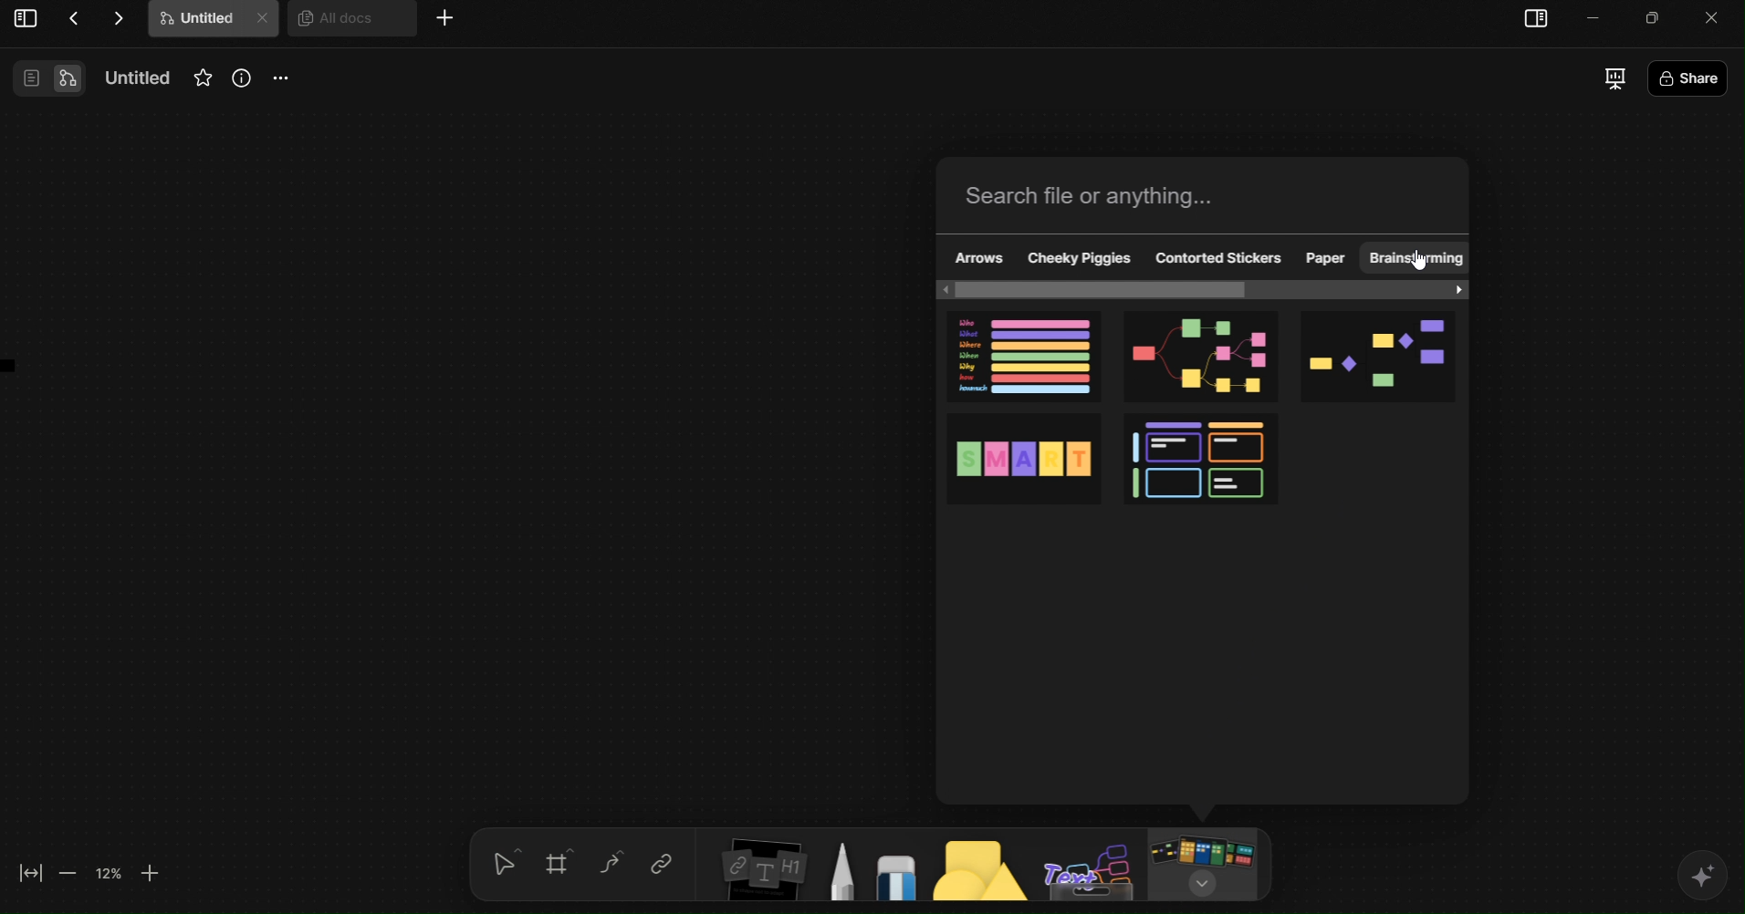 This screenshot has width=1745, height=914. What do you see at coordinates (24, 21) in the screenshot?
I see `View` at bounding box center [24, 21].